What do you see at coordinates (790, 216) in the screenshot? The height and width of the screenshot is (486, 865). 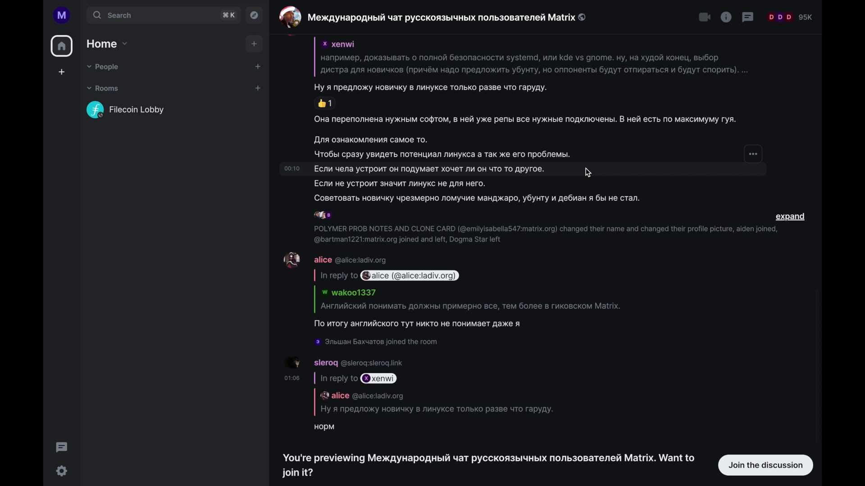 I see `expand` at bounding box center [790, 216].